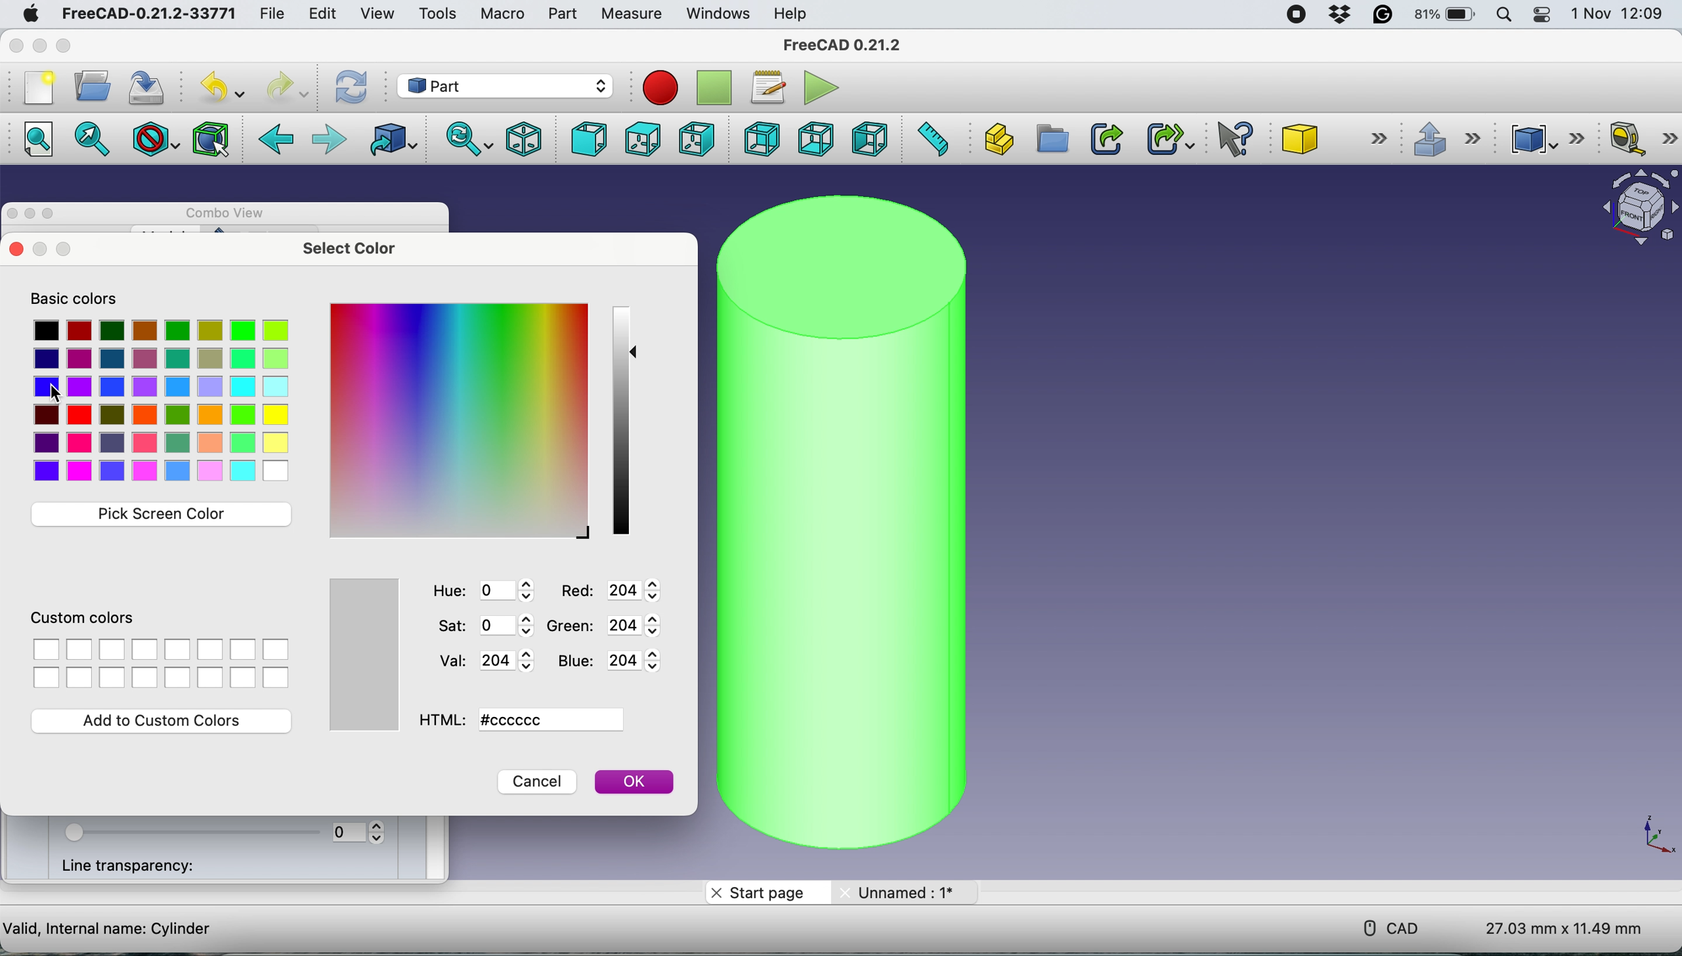  What do you see at coordinates (62, 251) in the screenshot?
I see `maximise` at bounding box center [62, 251].